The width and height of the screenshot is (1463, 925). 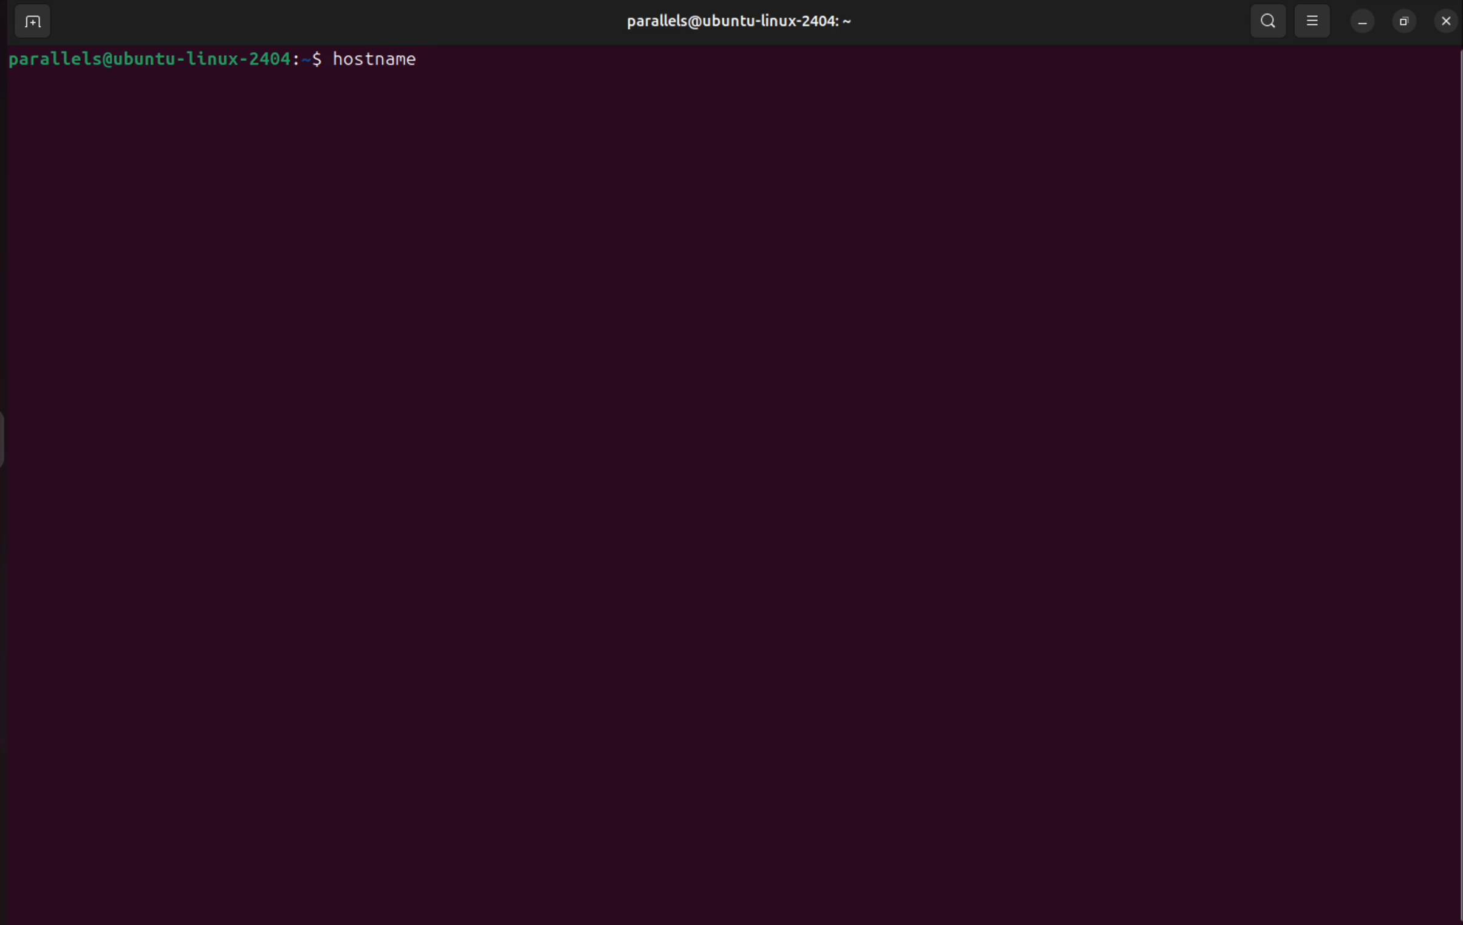 What do you see at coordinates (167, 64) in the screenshot?
I see `parallels@ubuntu-linux-2404:-$` at bounding box center [167, 64].